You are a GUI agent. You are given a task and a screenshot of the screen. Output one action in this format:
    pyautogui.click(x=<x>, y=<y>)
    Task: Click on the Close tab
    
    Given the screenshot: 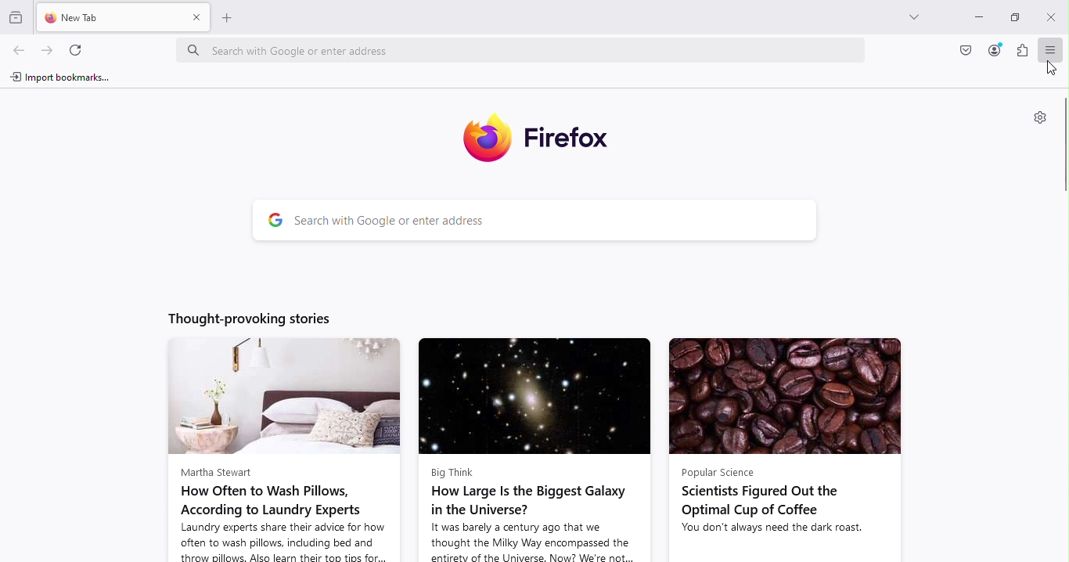 What is the action you would take?
    pyautogui.click(x=195, y=18)
    